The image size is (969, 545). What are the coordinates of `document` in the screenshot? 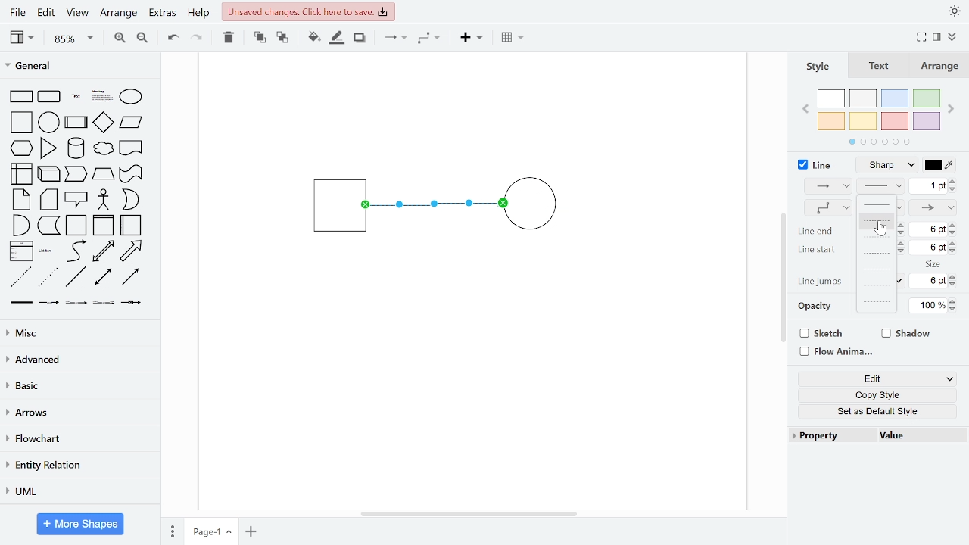 It's located at (132, 147).